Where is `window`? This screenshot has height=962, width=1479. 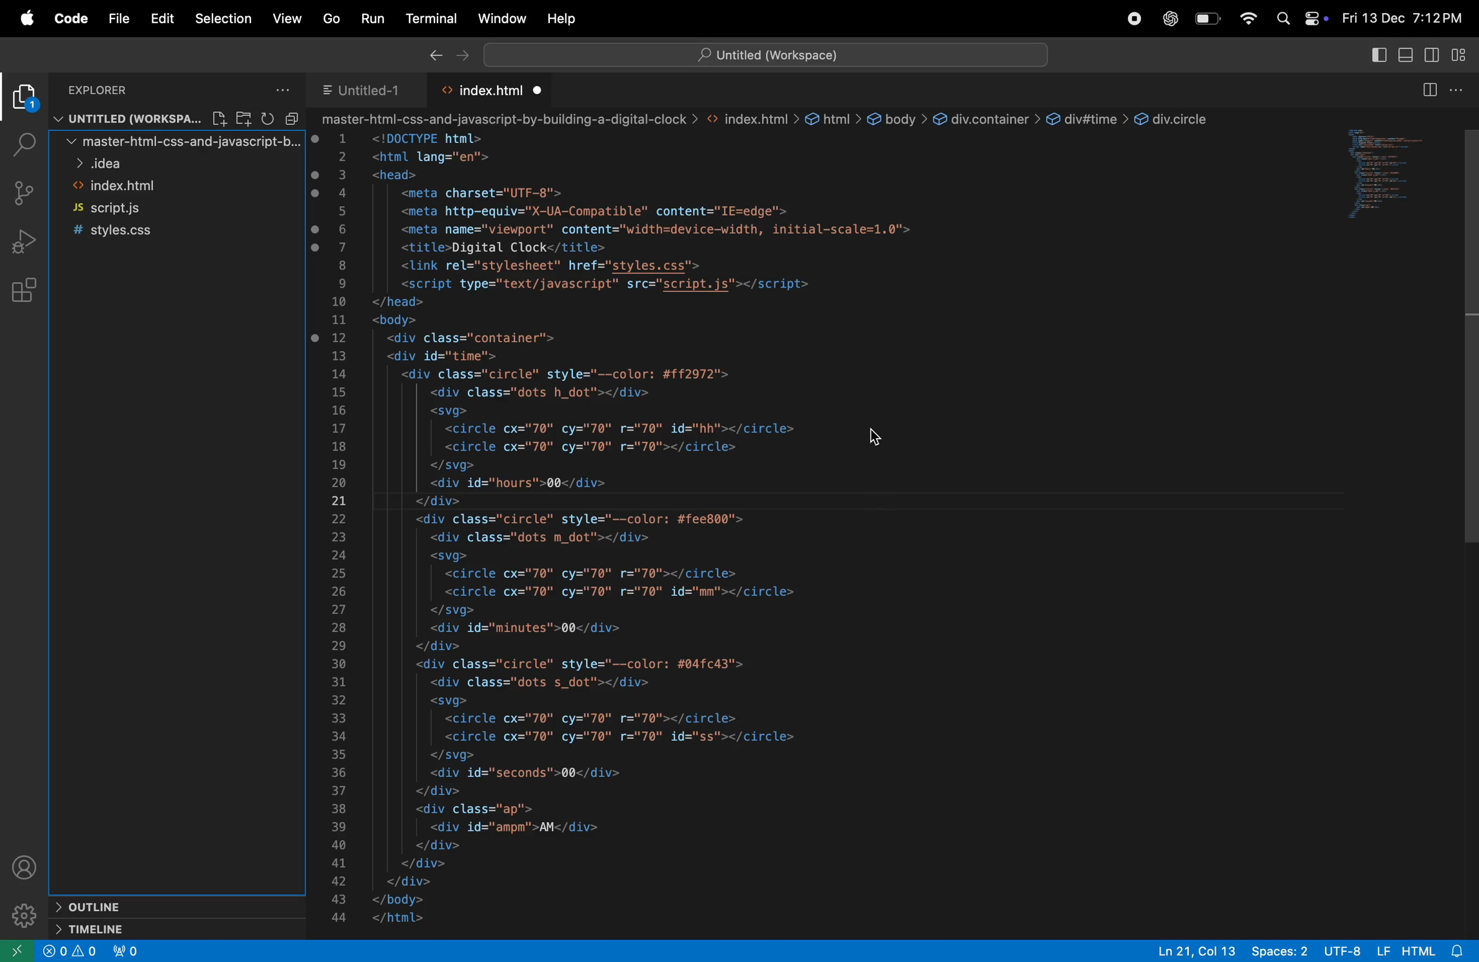
window is located at coordinates (1389, 177).